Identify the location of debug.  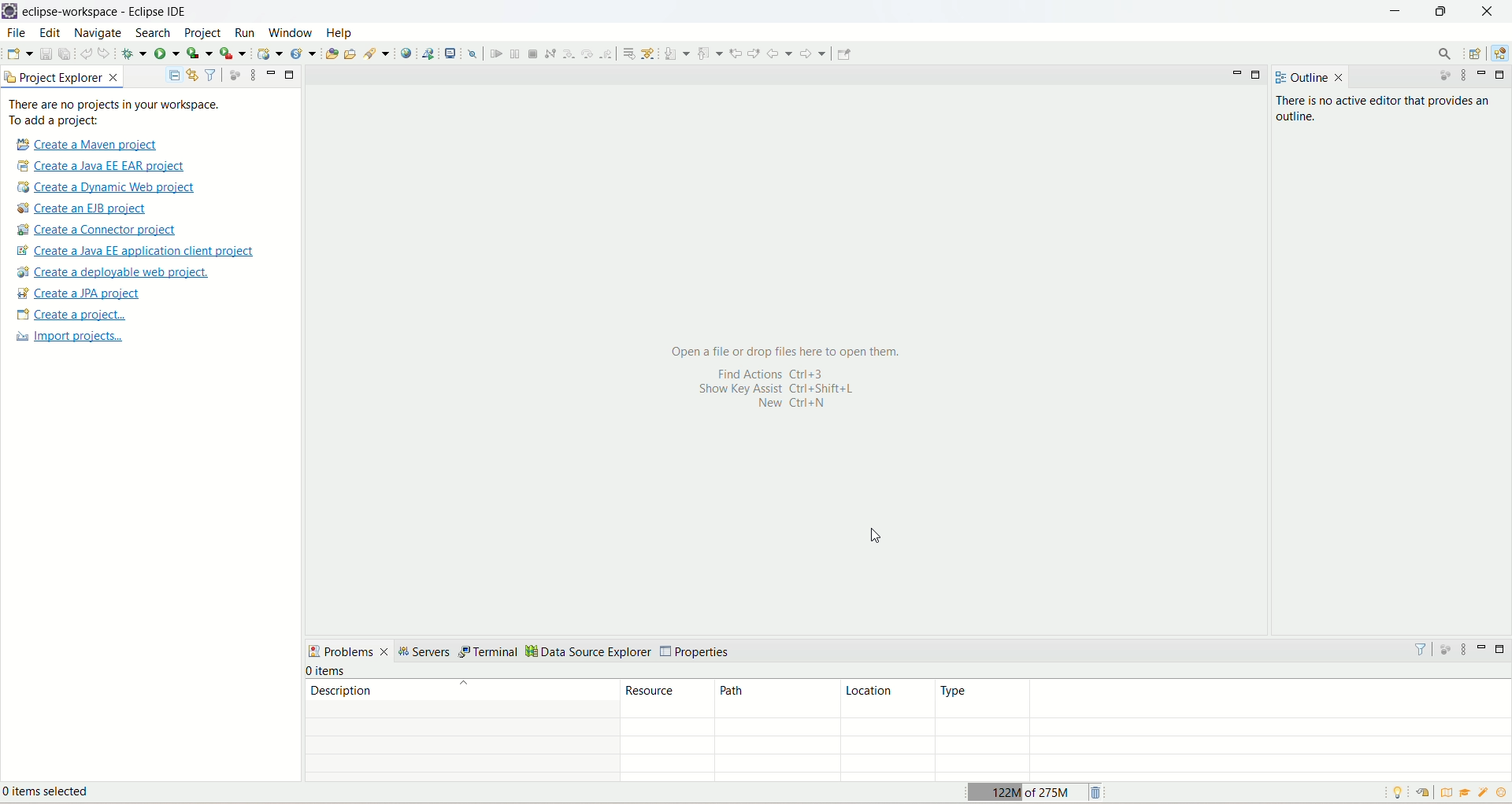
(134, 53).